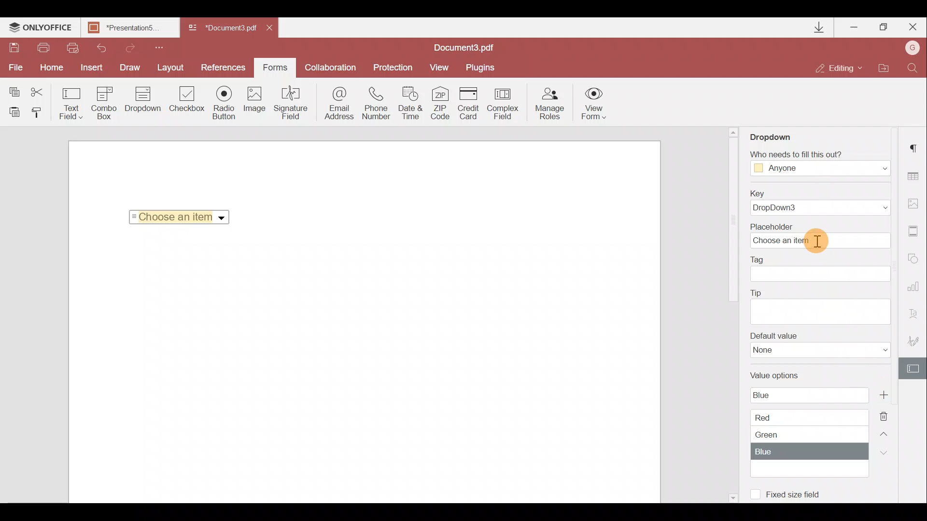 The height and width of the screenshot is (521, 927). What do you see at coordinates (821, 27) in the screenshot?
I see `Downloads` at bounding box center [821, 27].